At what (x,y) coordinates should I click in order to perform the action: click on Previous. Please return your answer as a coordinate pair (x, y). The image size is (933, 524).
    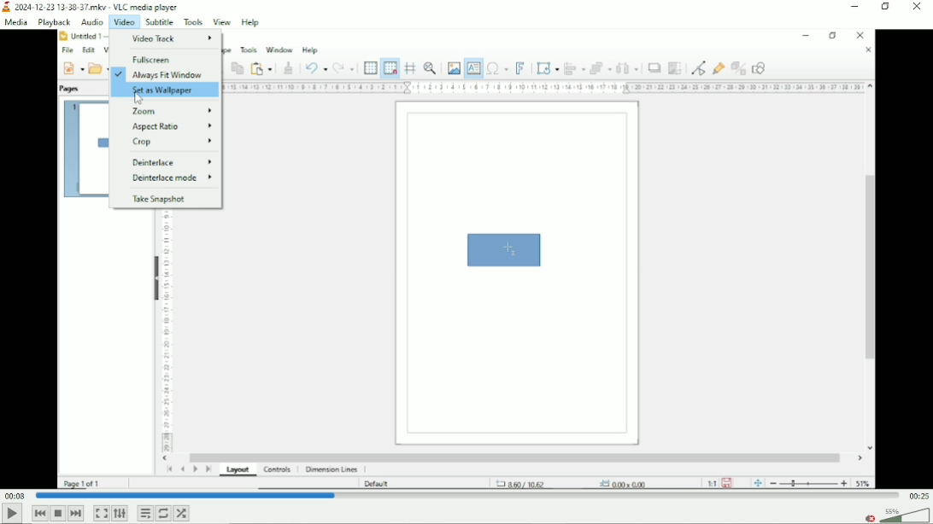
    Looking at the image, I should click on (38, 513).